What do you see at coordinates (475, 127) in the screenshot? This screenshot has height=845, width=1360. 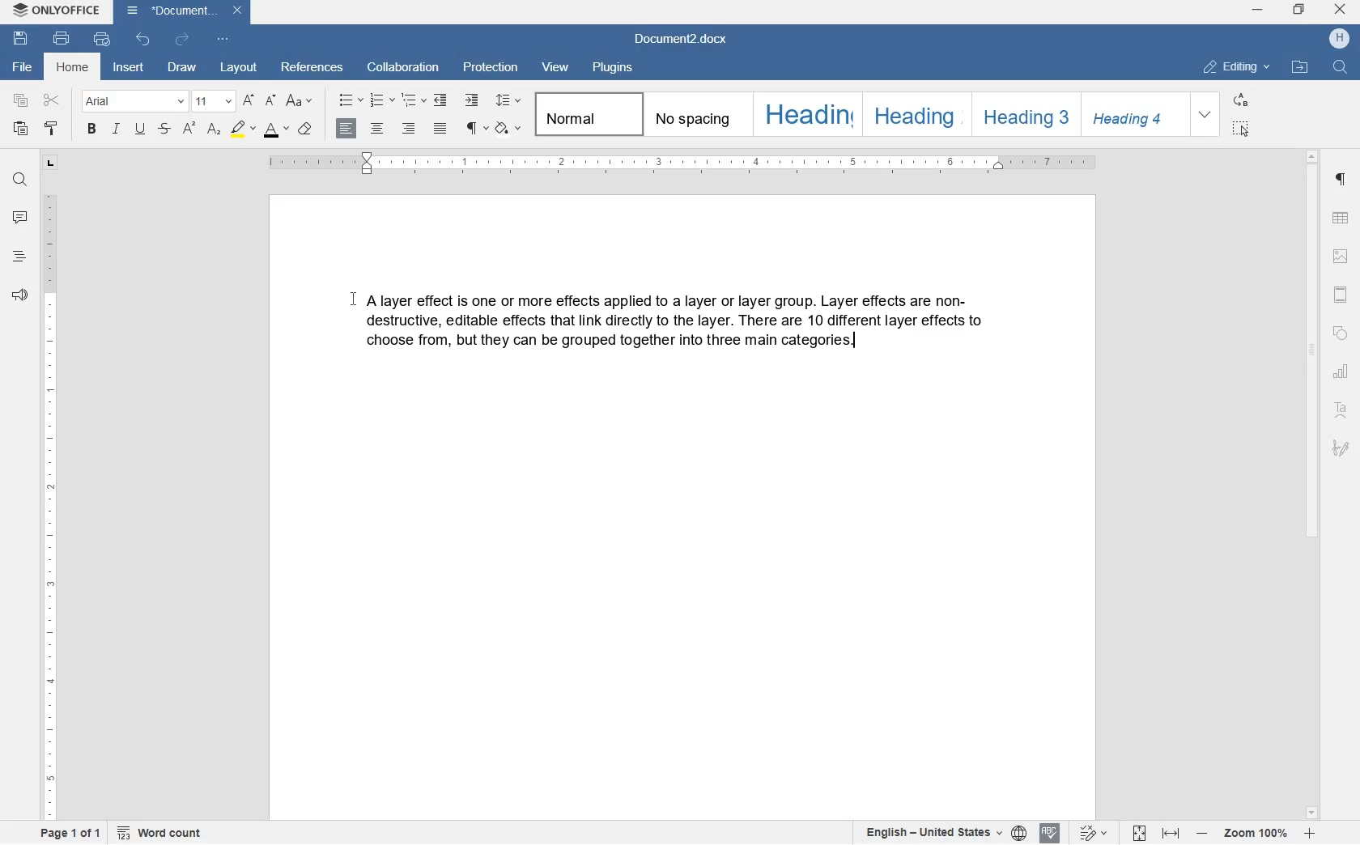 I see `nonprinting characters` at bounding box center [475, 127].